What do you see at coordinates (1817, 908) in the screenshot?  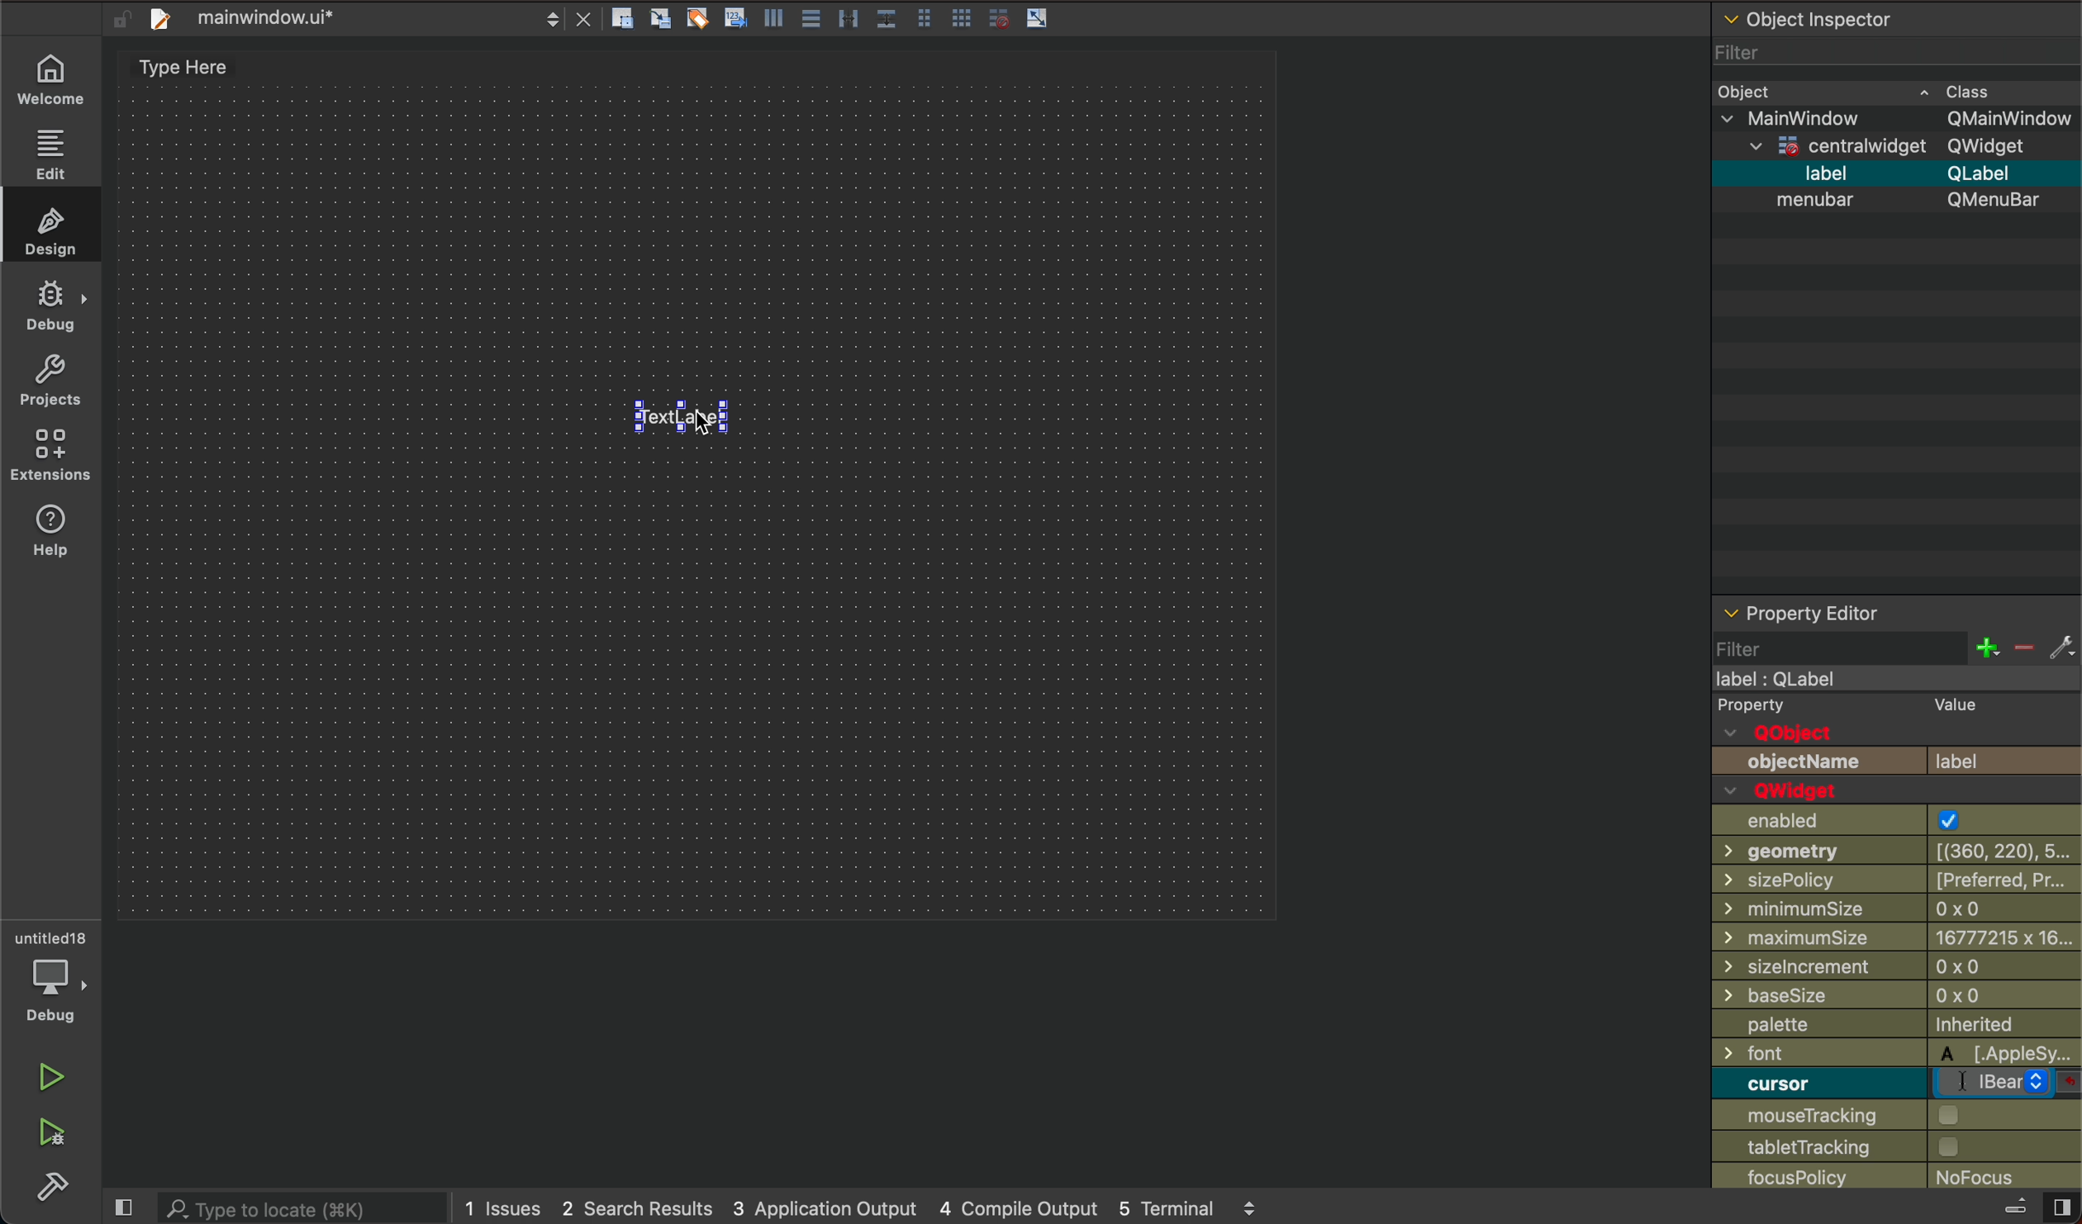 I see `minimumSize` at bounding box center [1817, 908].